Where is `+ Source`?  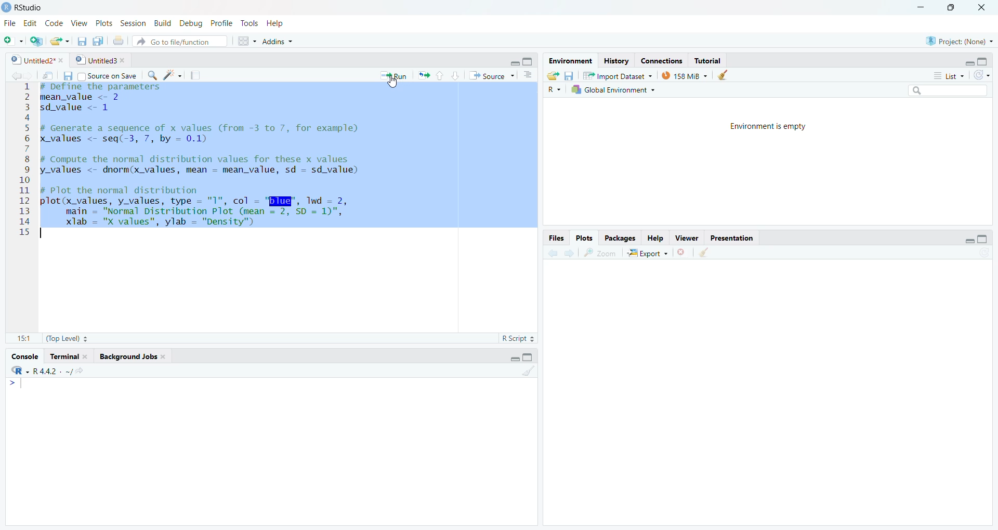 + Source is located at coordinates (491, 76).